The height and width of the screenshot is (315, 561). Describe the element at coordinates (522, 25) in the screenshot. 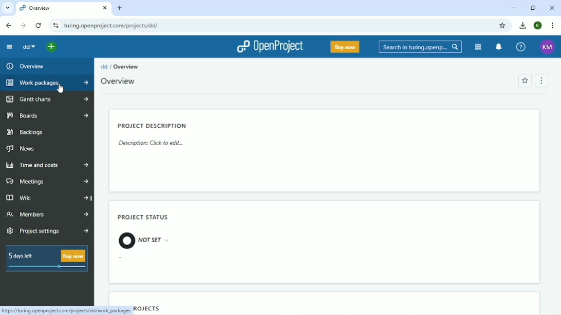

I see `Download` at that location.